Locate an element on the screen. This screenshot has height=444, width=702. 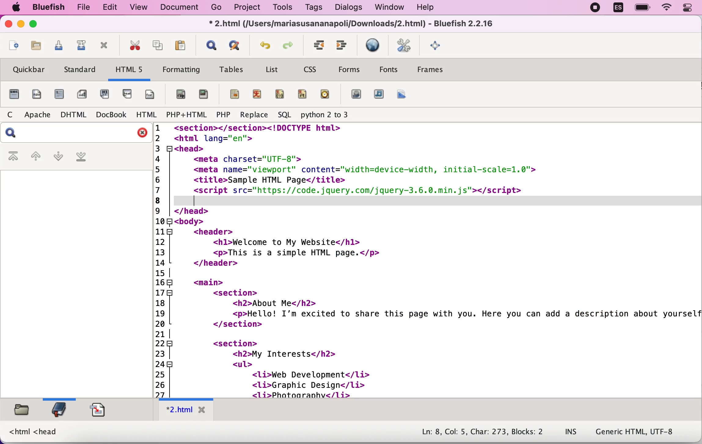
c is located at coordinates (13, 115).